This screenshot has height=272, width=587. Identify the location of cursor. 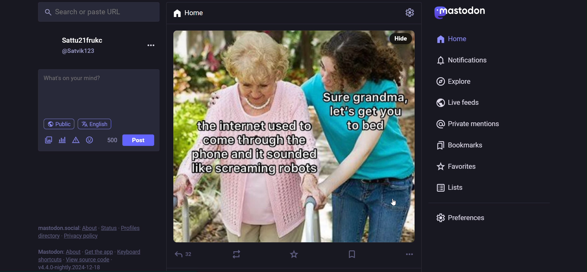
(396, 202).